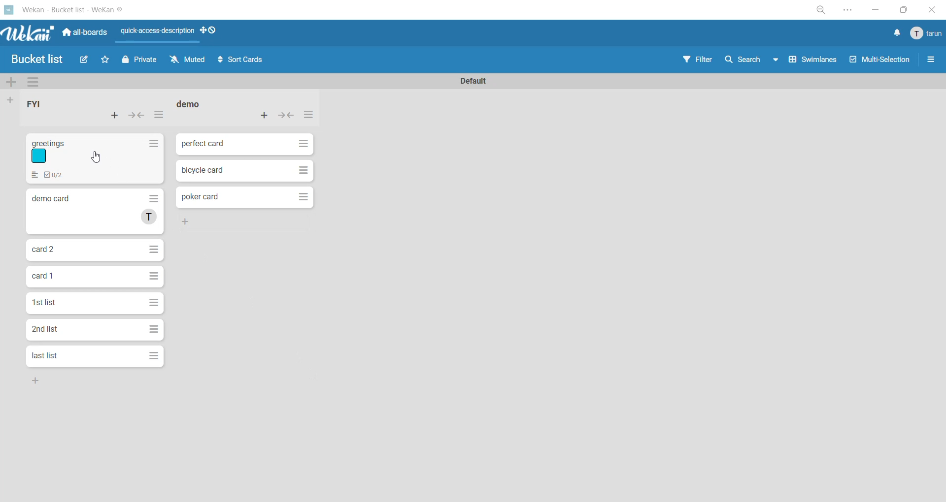 The width and height of the screenshot is (946, 502). What do you see at coordinates (95, 357) in the screenshot?
I see `Last list` at bounding box center [95, 357].